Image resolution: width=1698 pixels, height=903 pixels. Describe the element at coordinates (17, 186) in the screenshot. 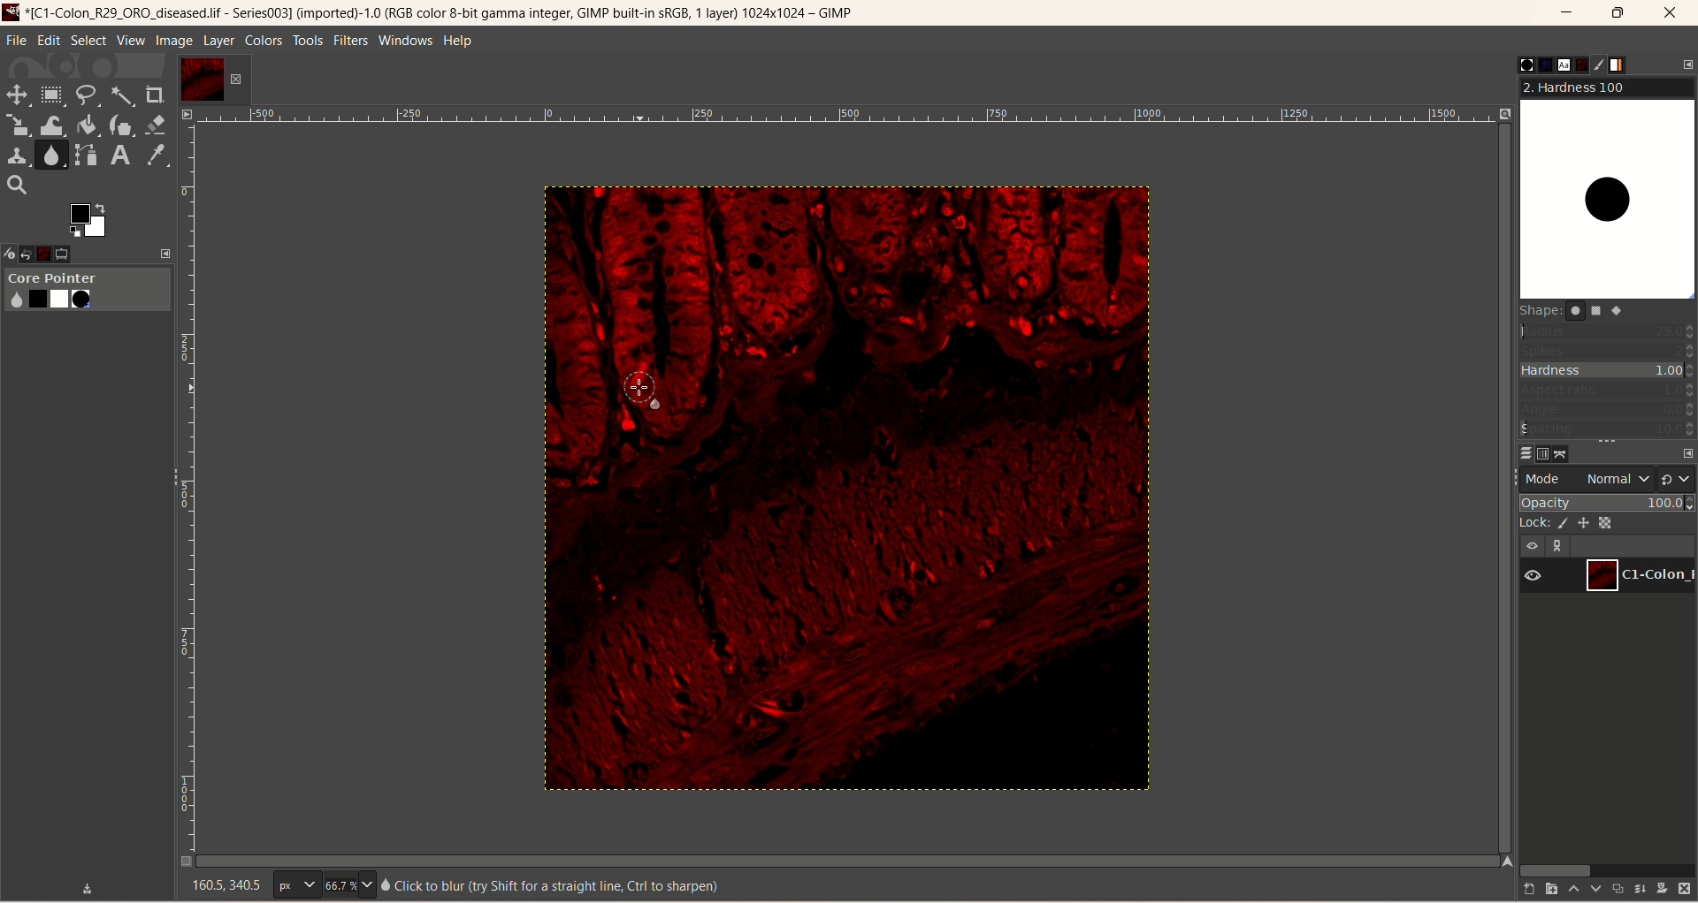

I see `search` at that location.